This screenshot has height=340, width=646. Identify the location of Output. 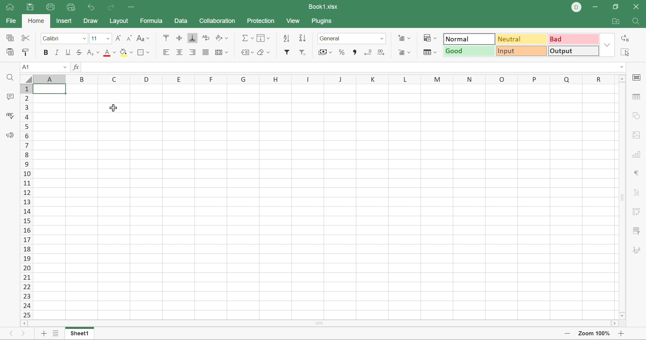
(574, 50).